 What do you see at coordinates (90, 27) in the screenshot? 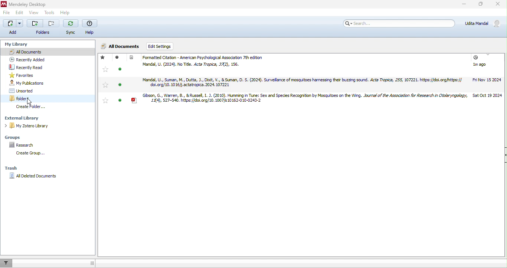
I see `help` at bounding box center [90, 27].